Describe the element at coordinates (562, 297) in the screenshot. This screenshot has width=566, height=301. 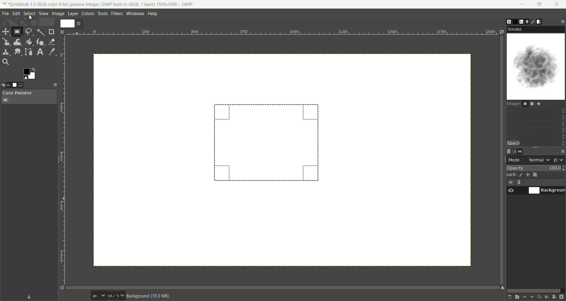
I see `delete this layer` at that location.